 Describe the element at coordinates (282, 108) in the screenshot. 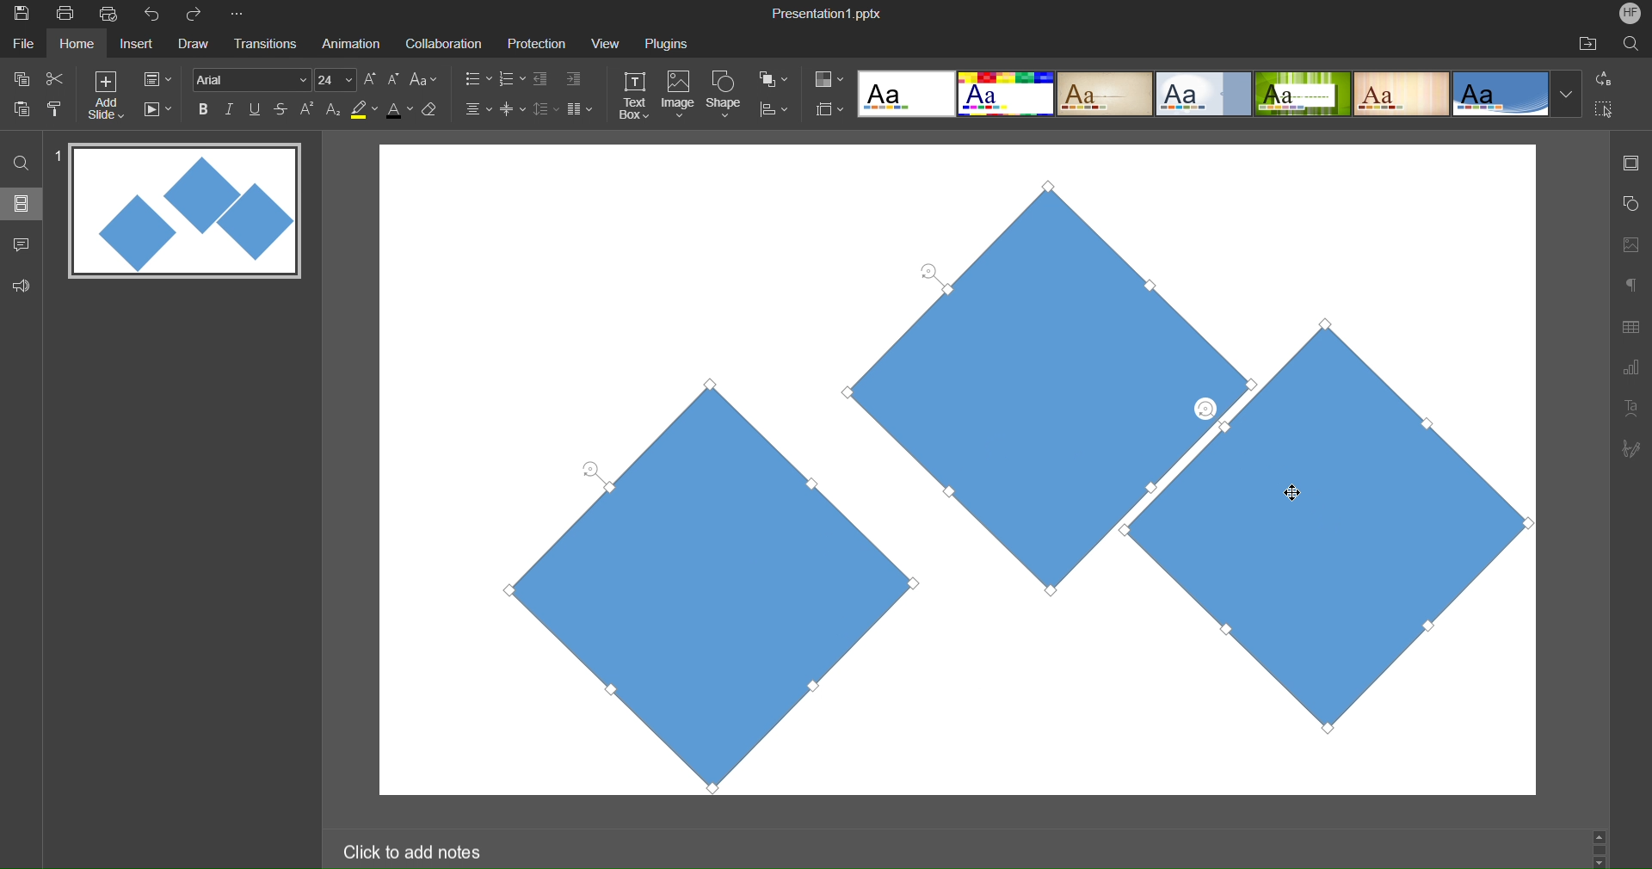

I see `Strikethrough` at that location.